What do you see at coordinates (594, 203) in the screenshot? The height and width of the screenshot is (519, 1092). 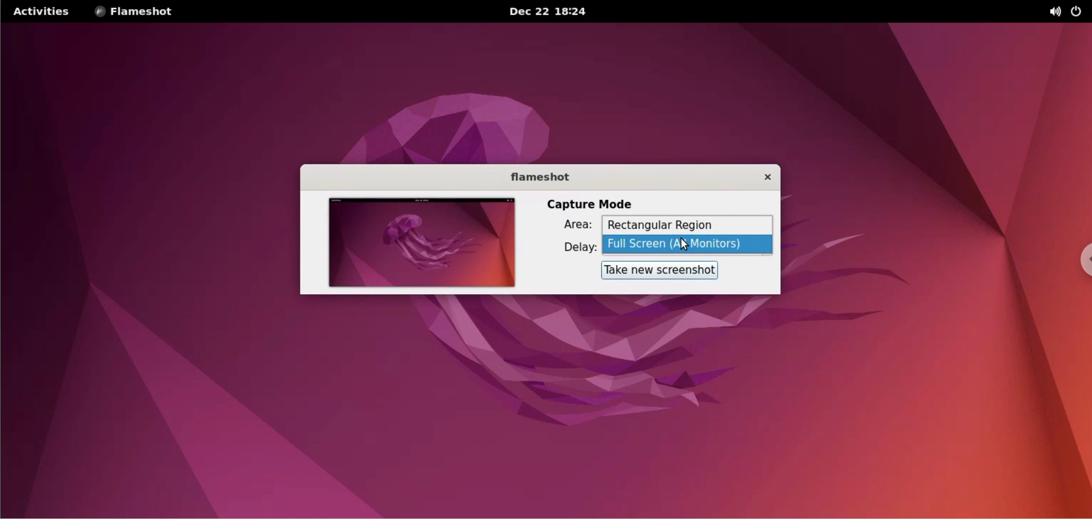 I see `capture mode` at bounding box center [594, 203].